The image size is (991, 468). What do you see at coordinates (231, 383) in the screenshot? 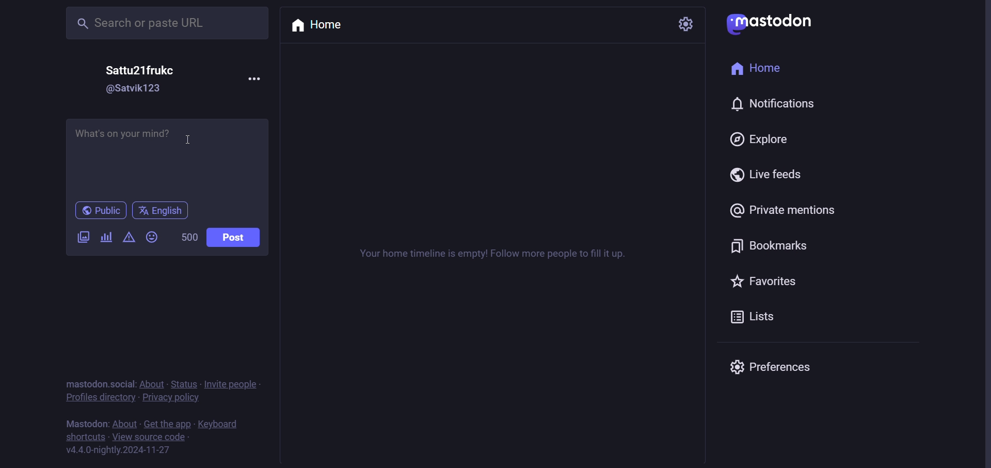
I see `invite people` at bounding box center [231, 383].